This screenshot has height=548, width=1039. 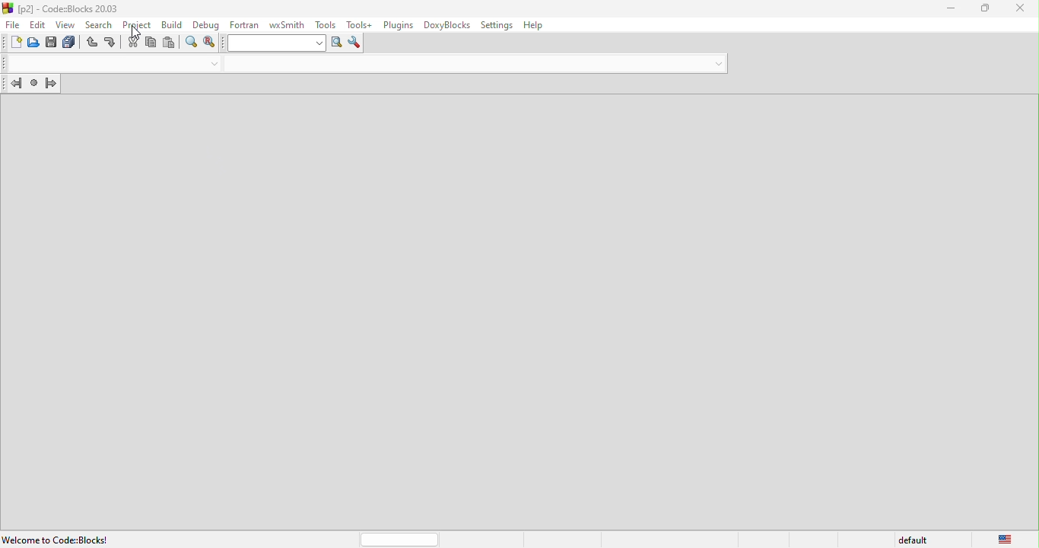 What do you see at coordinates (400, 540) in the screenshot?
I see `horizontal scroll bar` at bounding box center [400, 540].